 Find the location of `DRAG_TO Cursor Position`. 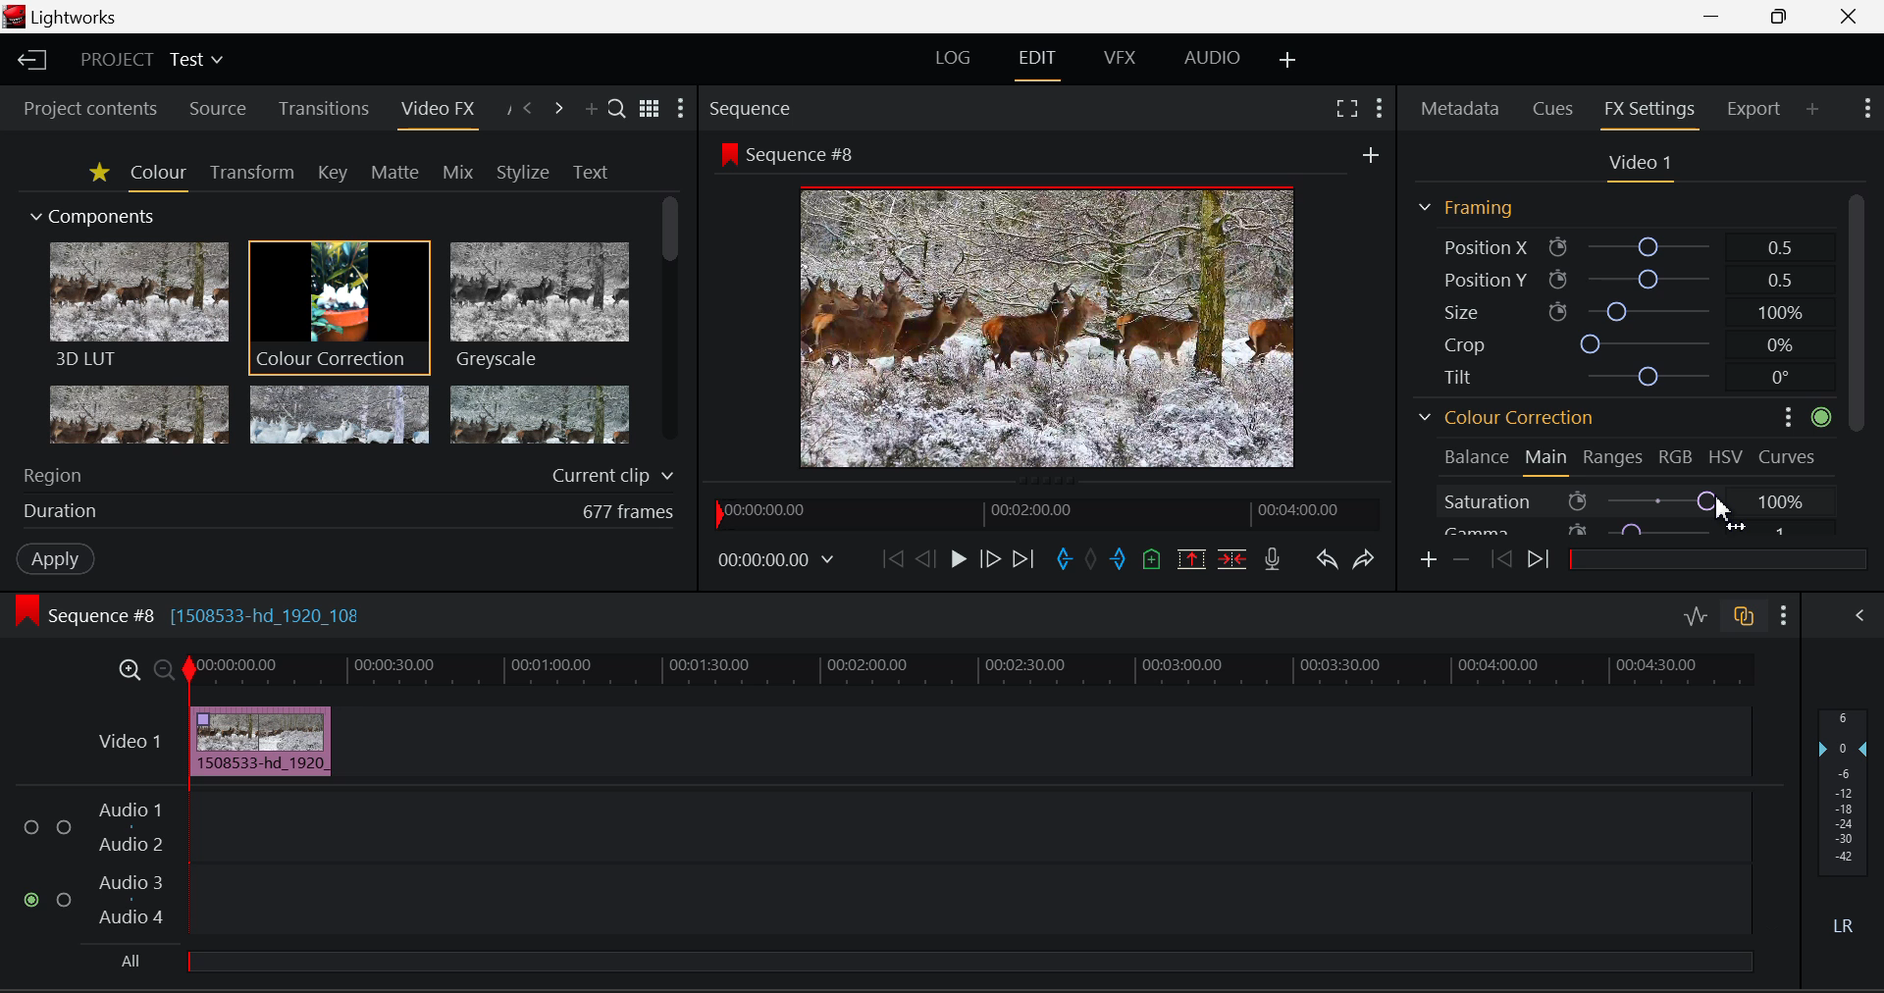

DRAG_TO Cursor Position is located at coordinates (1718, 506).